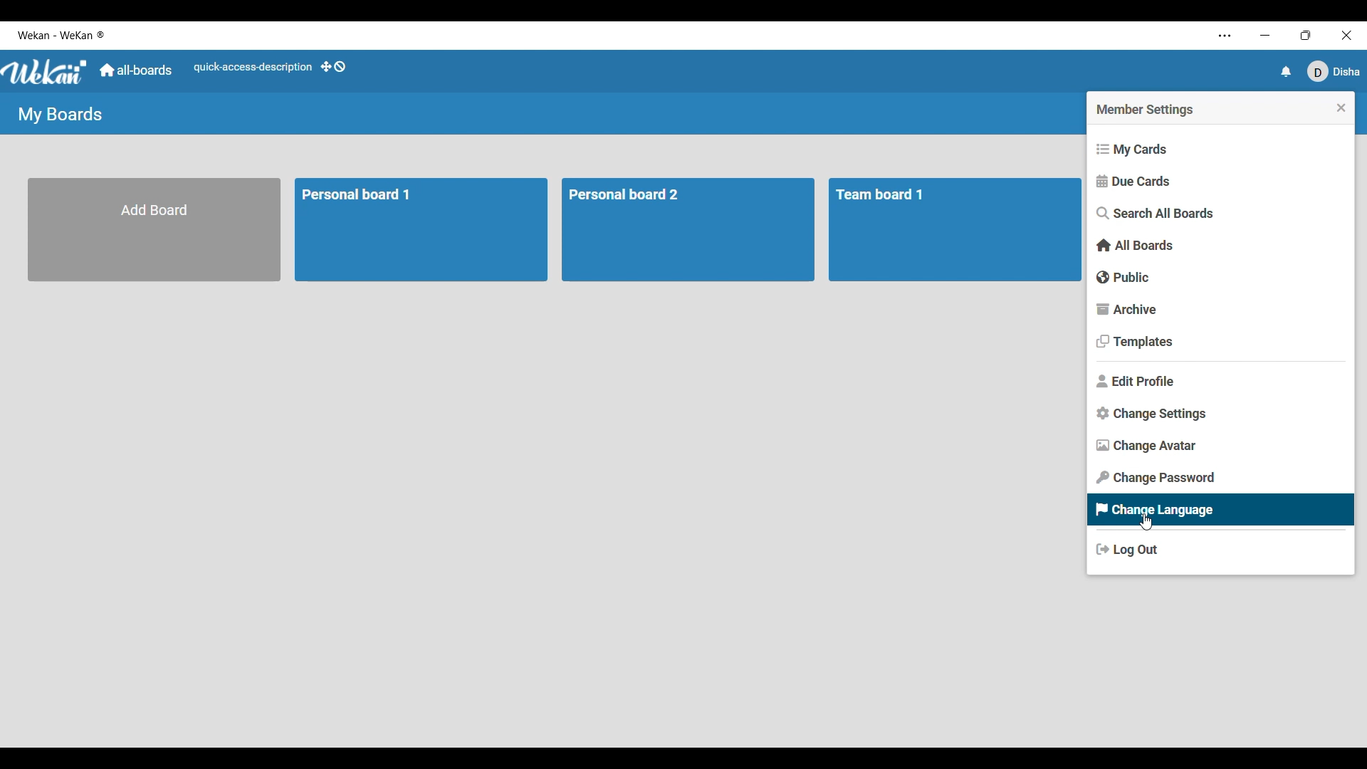 The width and height of the screenshot is (1367, 769). Describe the element at coordinates (1222, 550) in the screenshot. I see `Log out` at that location.